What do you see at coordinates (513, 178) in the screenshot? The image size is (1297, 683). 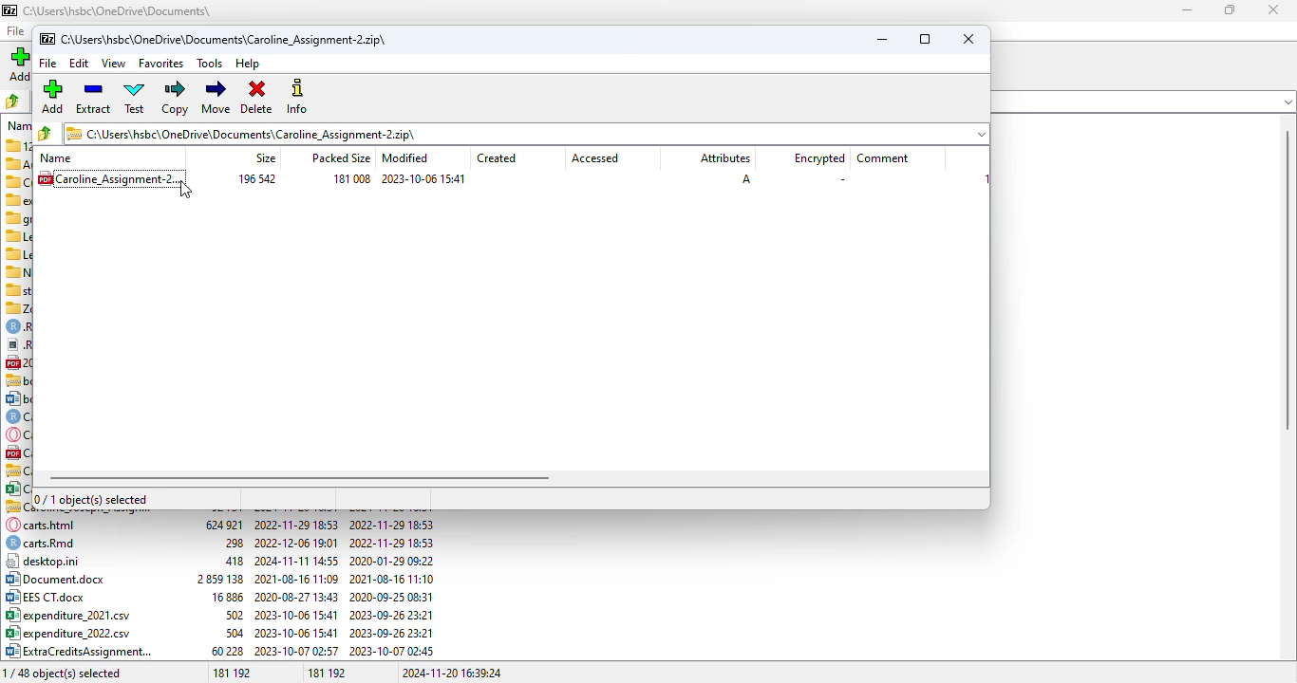 I see `.zip file` at bounding box center [513, 178].